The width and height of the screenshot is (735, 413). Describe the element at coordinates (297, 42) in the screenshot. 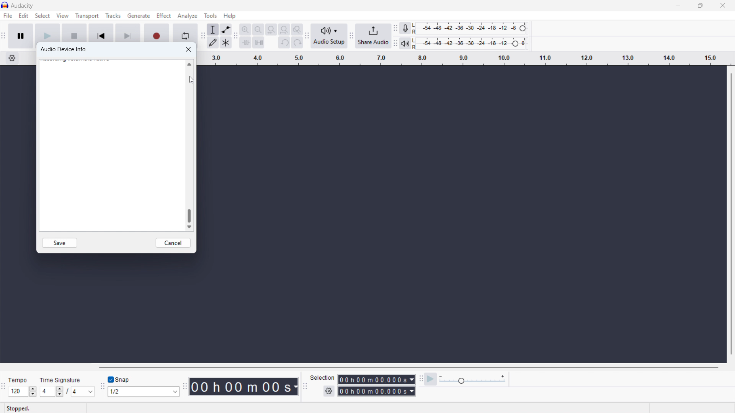

I see `redo` at that location.